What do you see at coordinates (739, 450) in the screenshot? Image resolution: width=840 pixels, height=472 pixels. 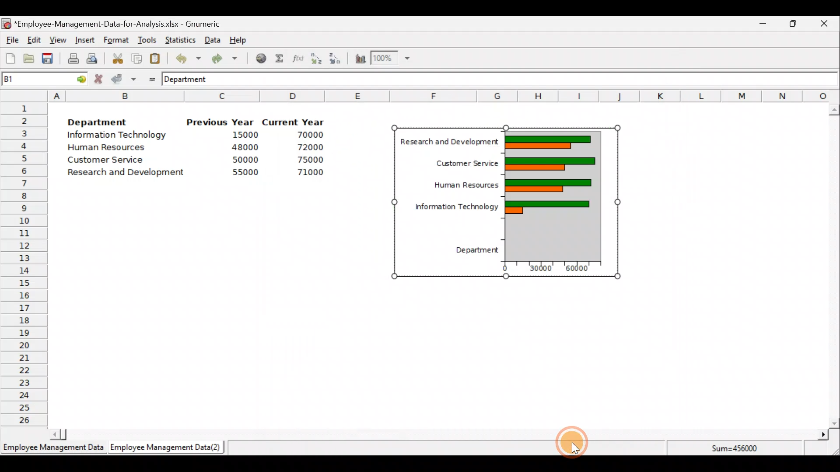 I see `Sum=456000` at bounding box center [739, 450].